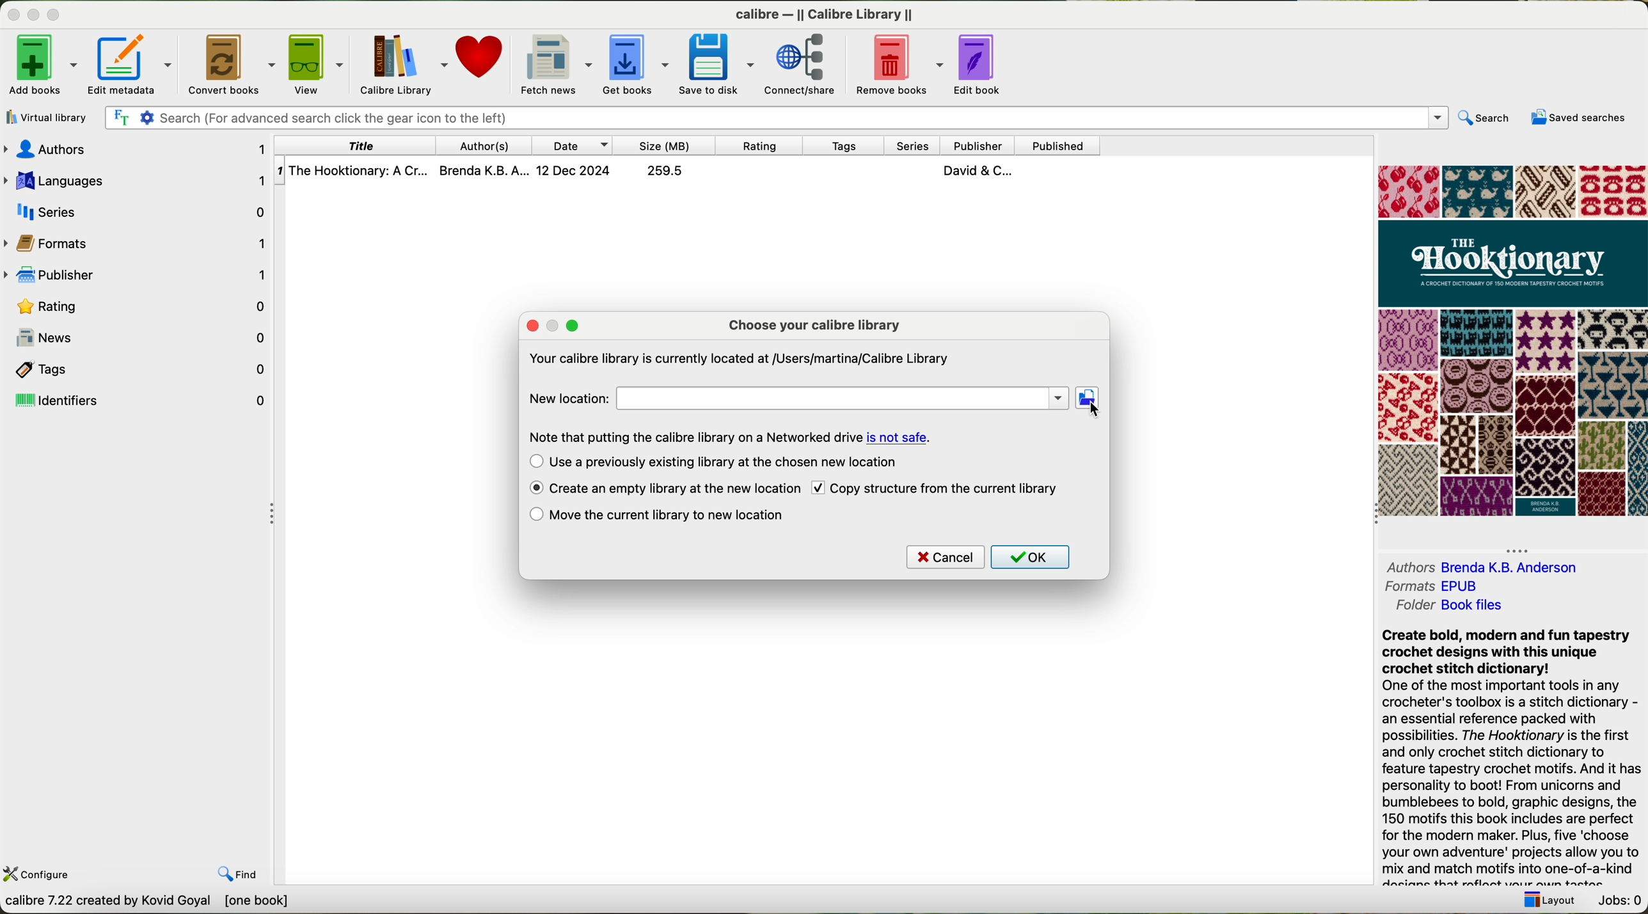 The image size is (1648, 914). I want to click on checkbox, so click(534, 516).